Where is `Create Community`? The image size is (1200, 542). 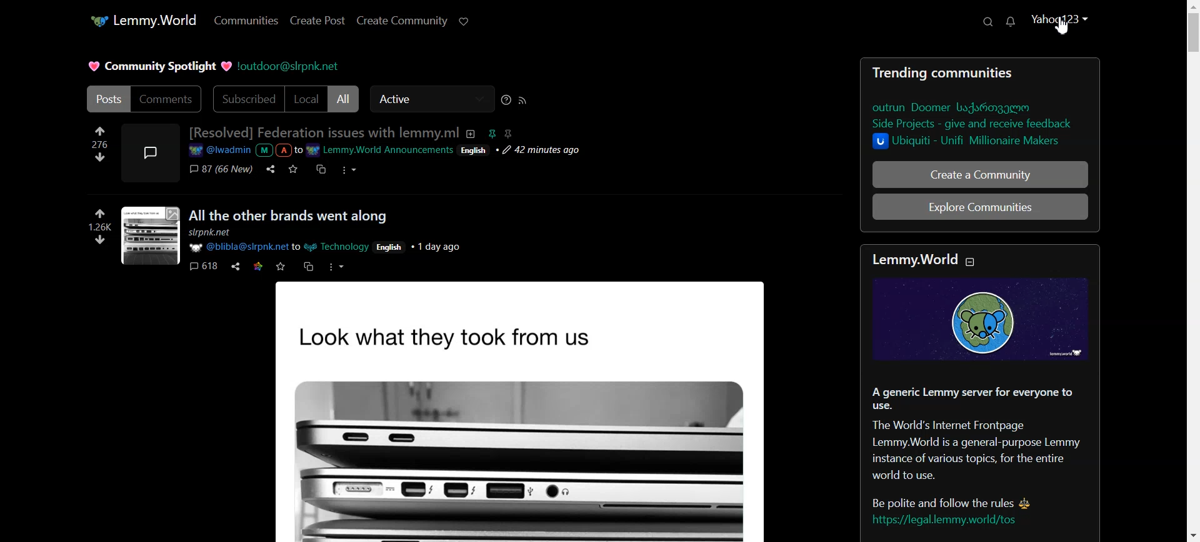 Create Community is located at coordinates (401, 22).